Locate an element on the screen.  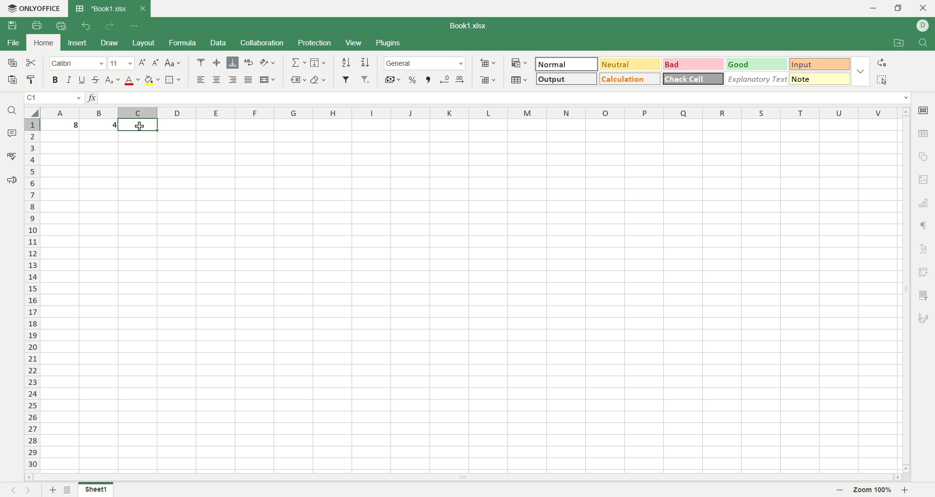
font size is located at coordinates (122, 63).